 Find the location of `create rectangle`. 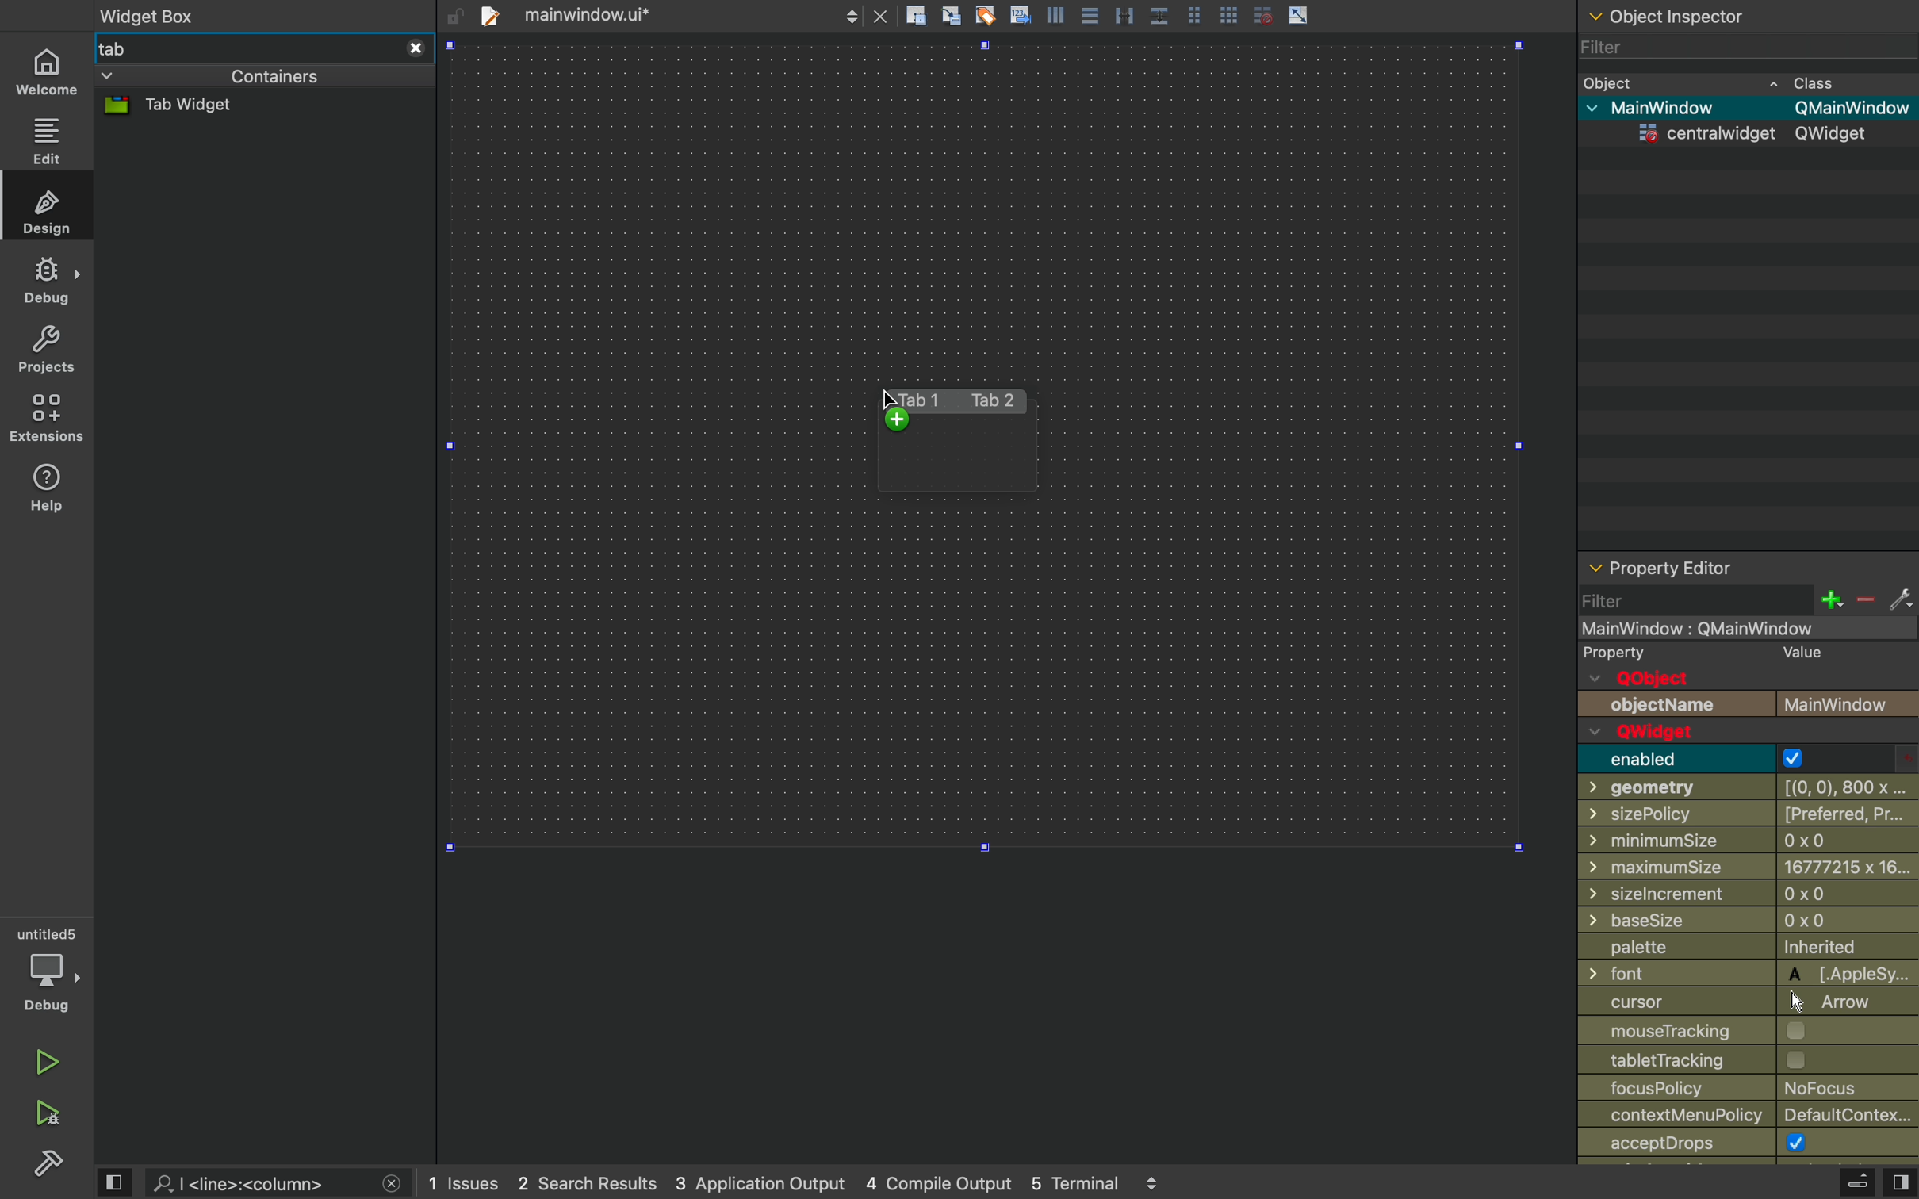

create rectangle is located at coordinates (916, 14).